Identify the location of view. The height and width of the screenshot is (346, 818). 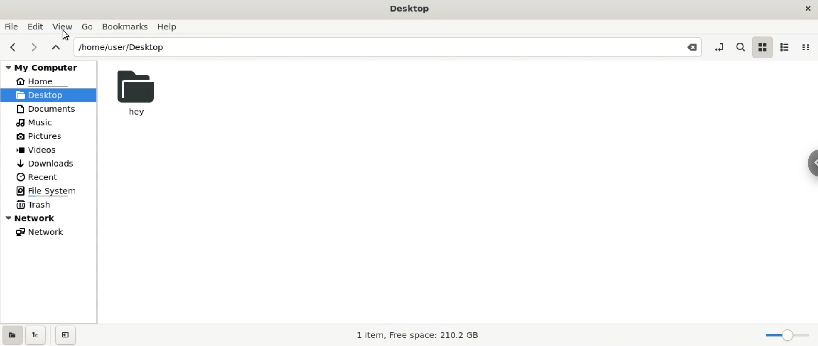
(63, 26).